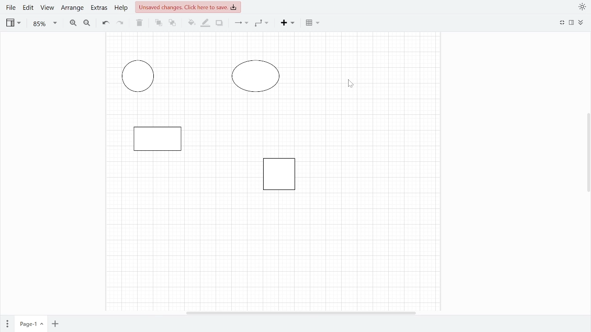 This screenshot has width=591, height=332. I want to click on Circle, so click(256, 75).